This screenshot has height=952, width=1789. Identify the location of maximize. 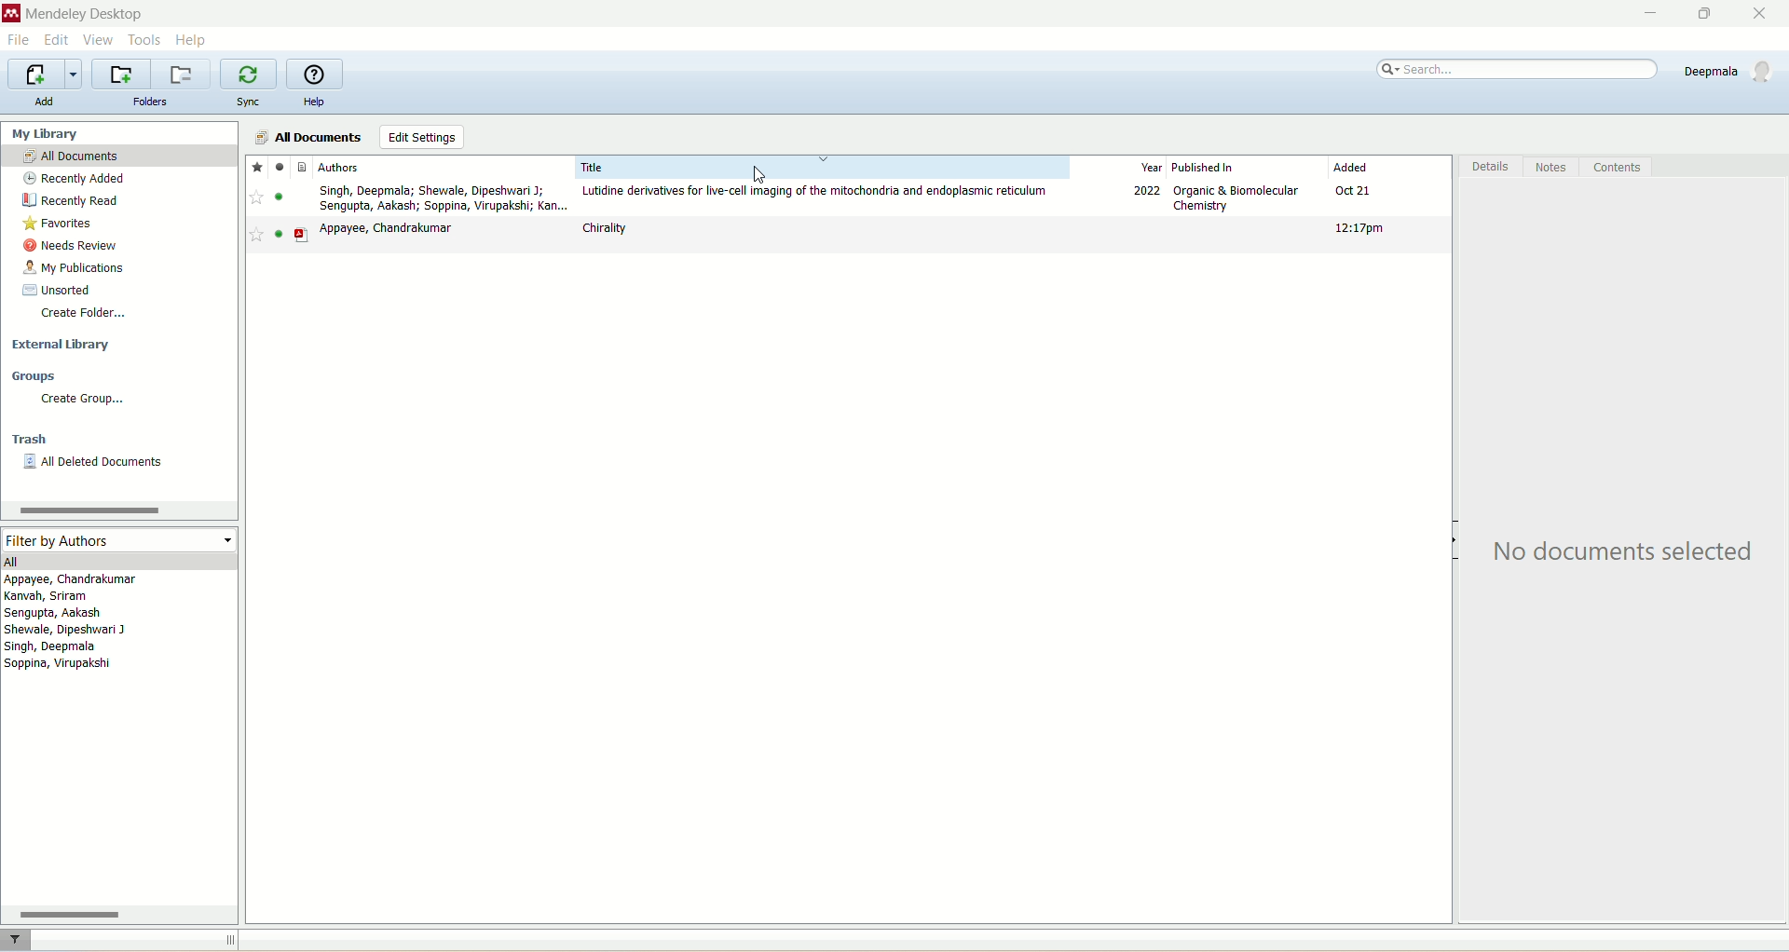
(1708, 16).